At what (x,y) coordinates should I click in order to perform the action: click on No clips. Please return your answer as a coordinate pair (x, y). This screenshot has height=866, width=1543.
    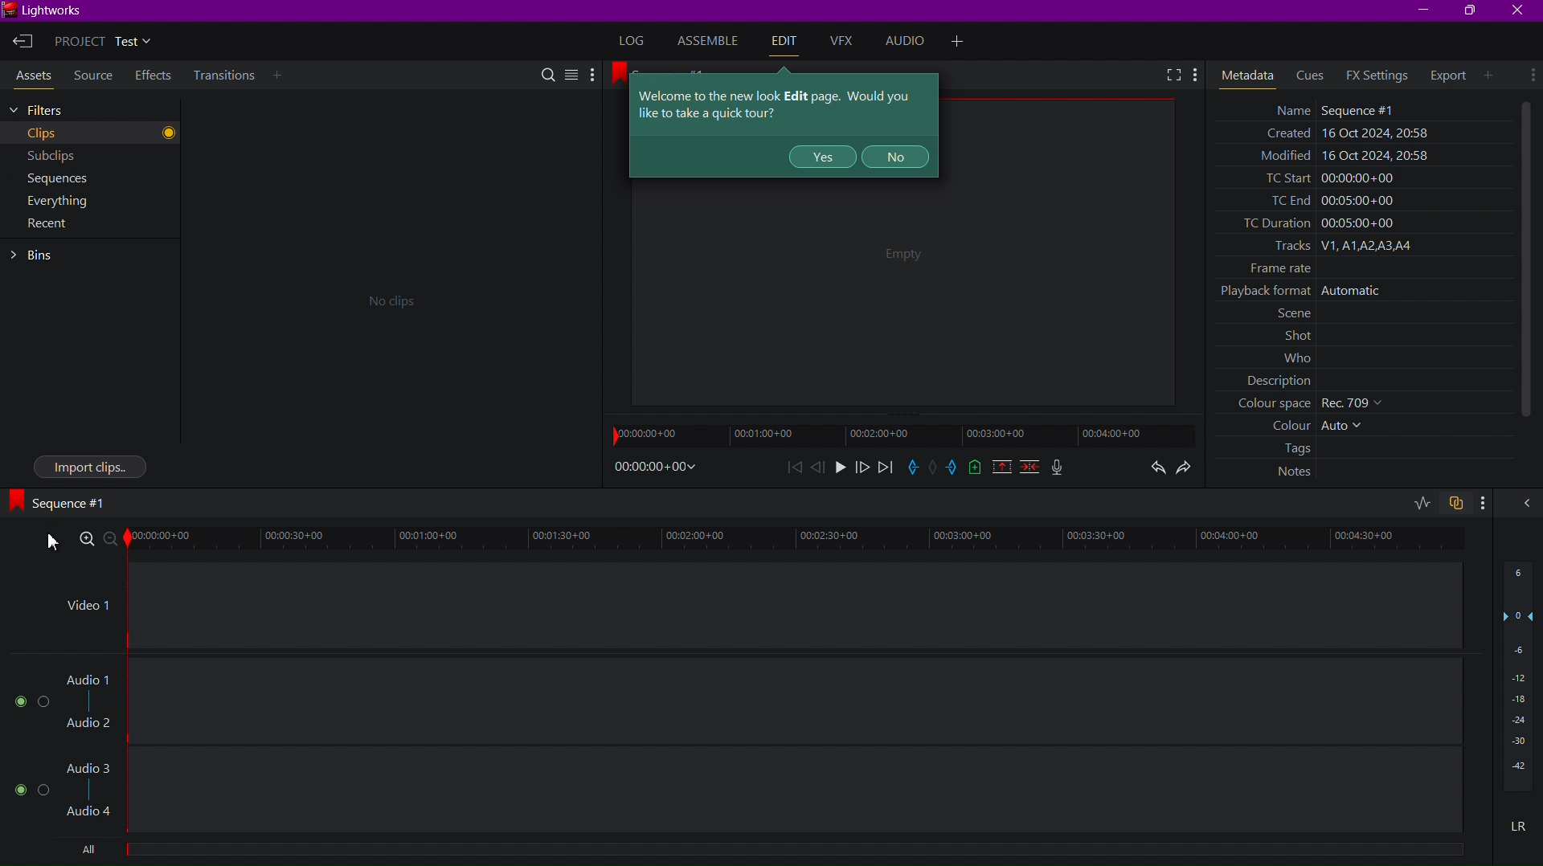
    Looking at the image, I should click on (397, 289).